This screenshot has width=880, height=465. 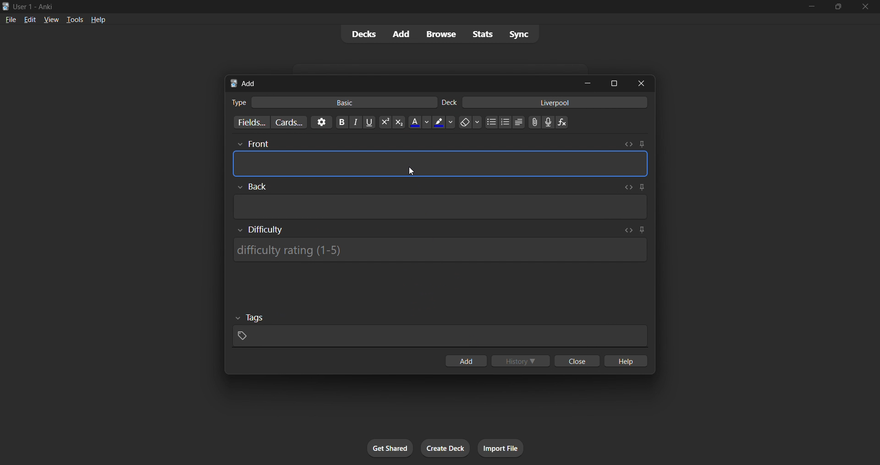 I want to click on Toggle HTML editor, so click(x=628, y=144).